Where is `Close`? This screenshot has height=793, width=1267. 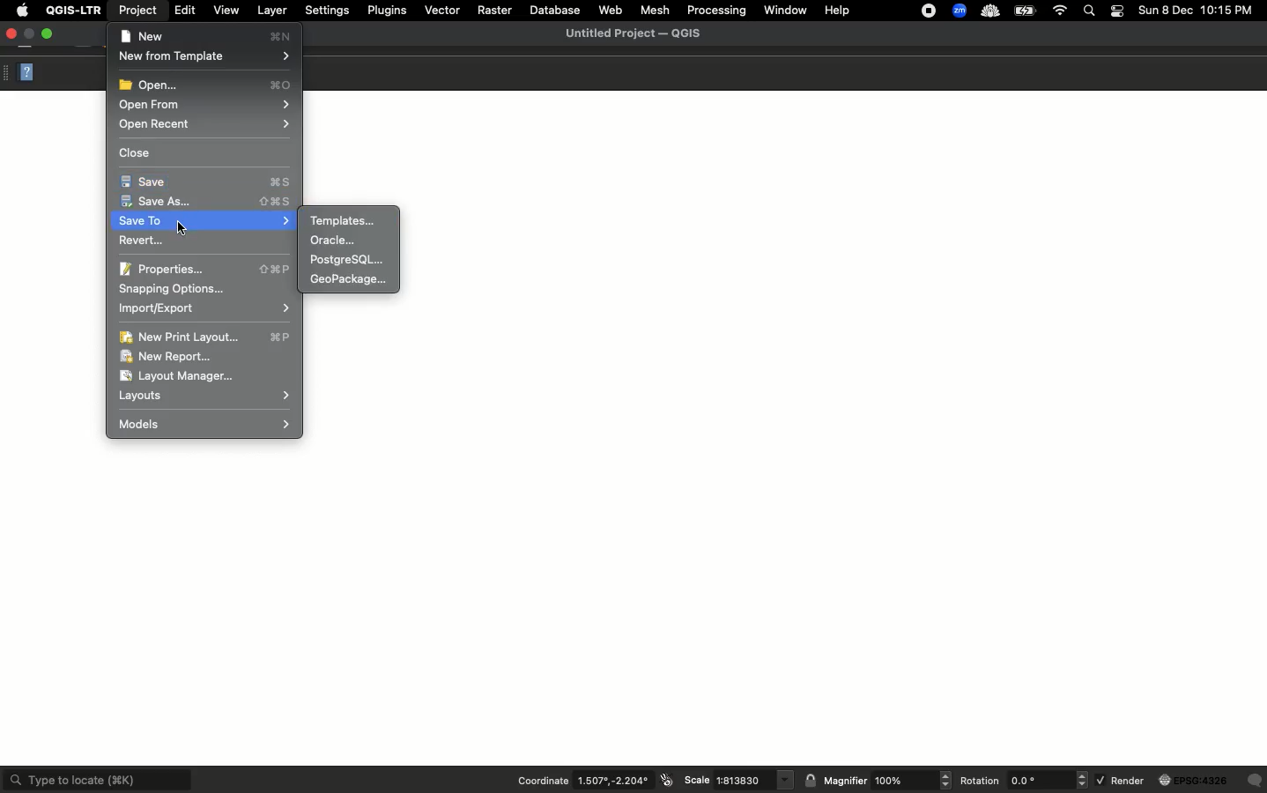 Close is located at coordinates (138, 152).